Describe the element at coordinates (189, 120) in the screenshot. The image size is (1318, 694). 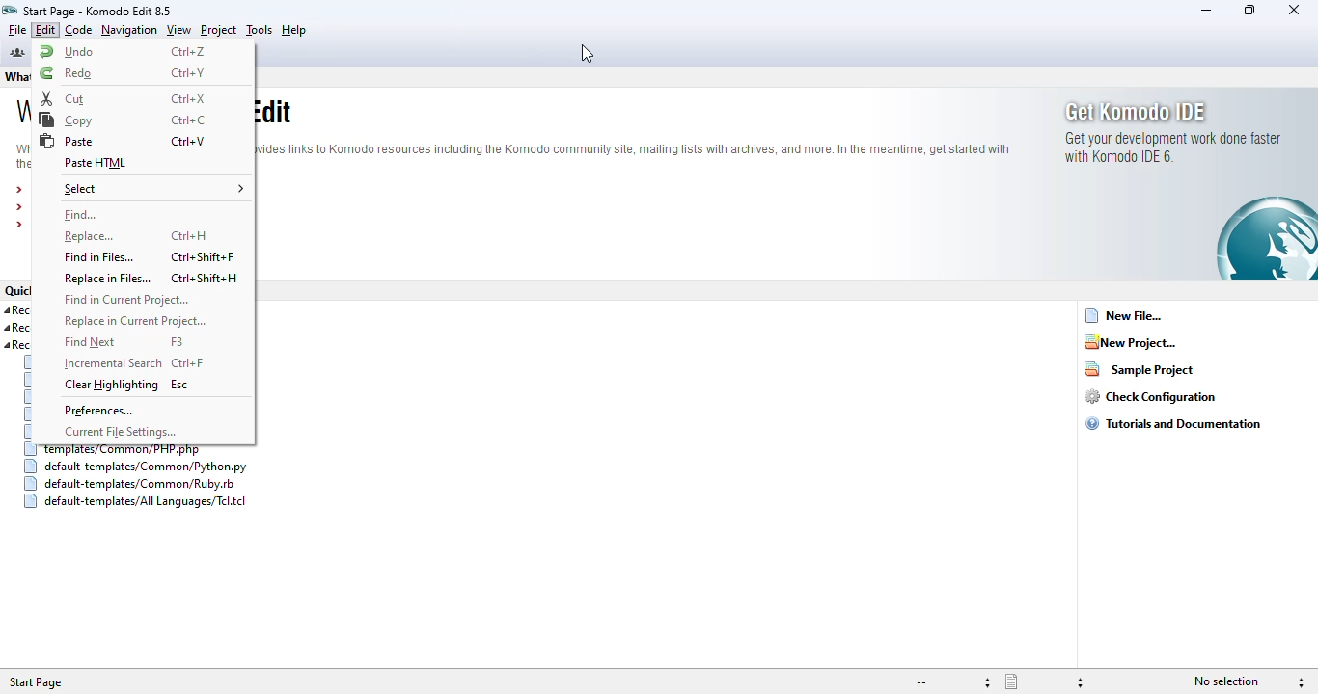
I see `shortcut for copy` at that location.